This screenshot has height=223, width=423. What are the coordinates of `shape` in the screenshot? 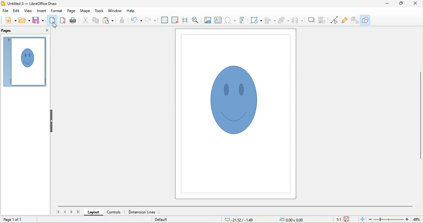 It's located at (85, 11).